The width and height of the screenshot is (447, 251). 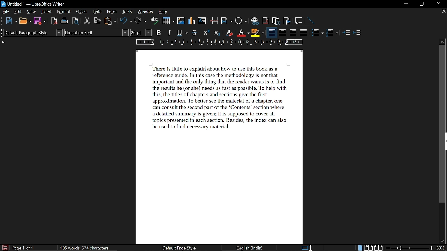 What do you see at coordinates (241, 21) in the screenshot?
I see `insert symbol` at bounding box center [241, 21].